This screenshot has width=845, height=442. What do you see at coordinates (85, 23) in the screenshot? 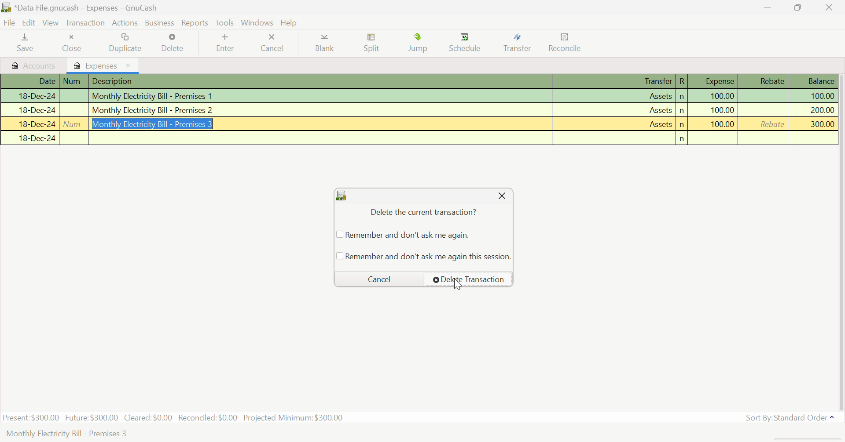
I see `Transaction` at bounding box center [85, 23].